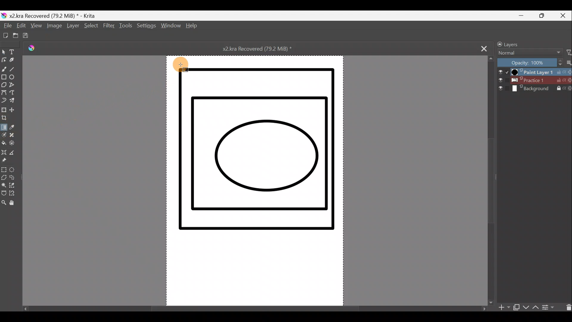 This screenshot has height=322, width=572. Describe the element at coordinates (568, 53) in the screenshot. I see `Filter` at that location.